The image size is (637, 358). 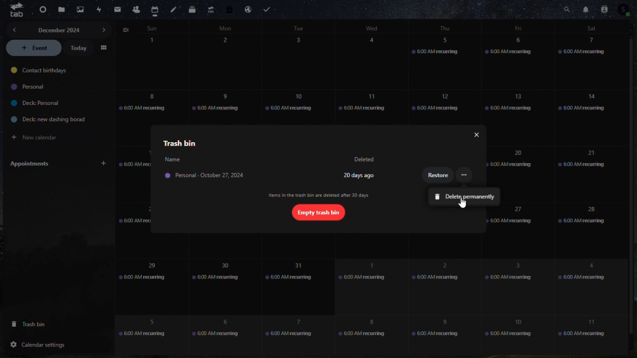 What do you see at coordinates (177, 143) in the screenshot?
I see `trash bin` at bounding box center [177, 143].